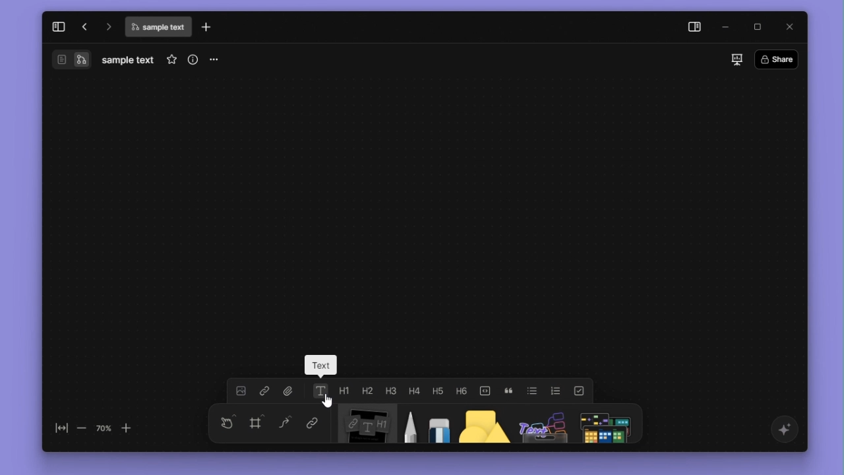 The image size is (844, 475). I want to click on Note N, so click(366, 424).